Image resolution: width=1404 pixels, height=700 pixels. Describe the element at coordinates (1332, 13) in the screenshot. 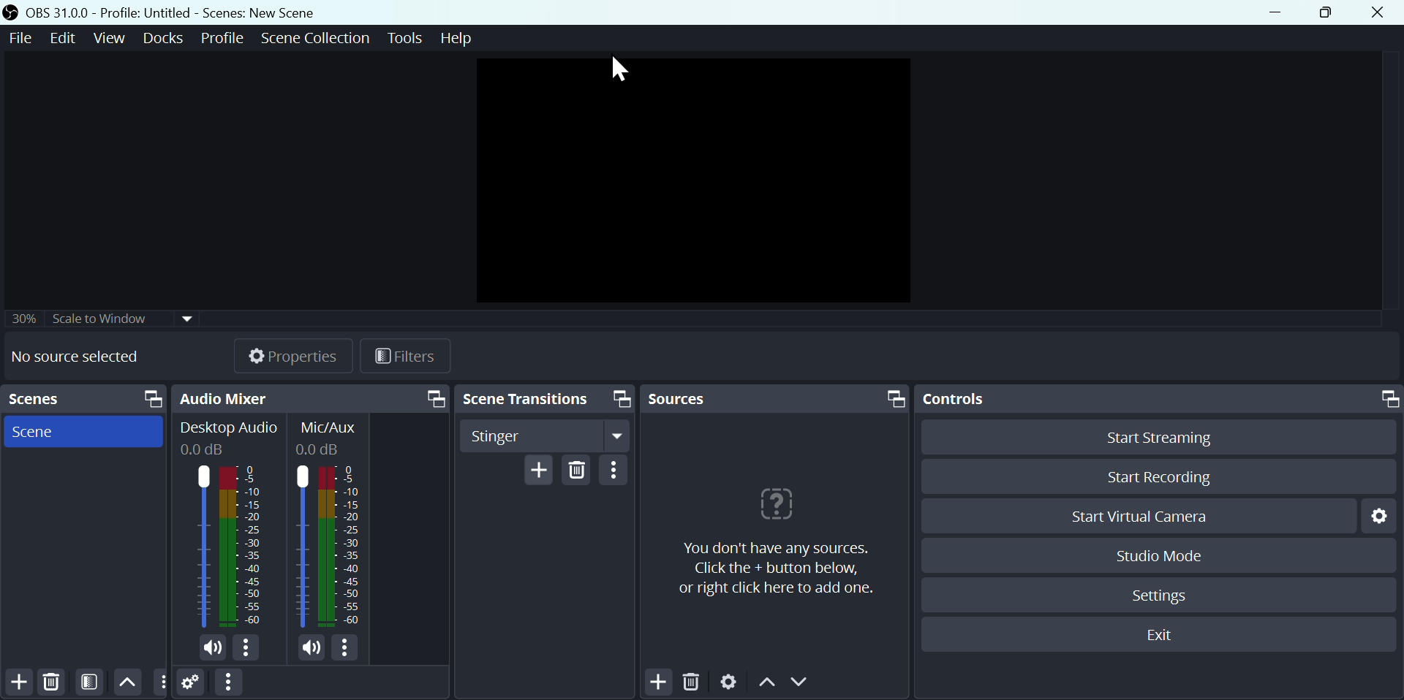

I see `Maximise` at that location.